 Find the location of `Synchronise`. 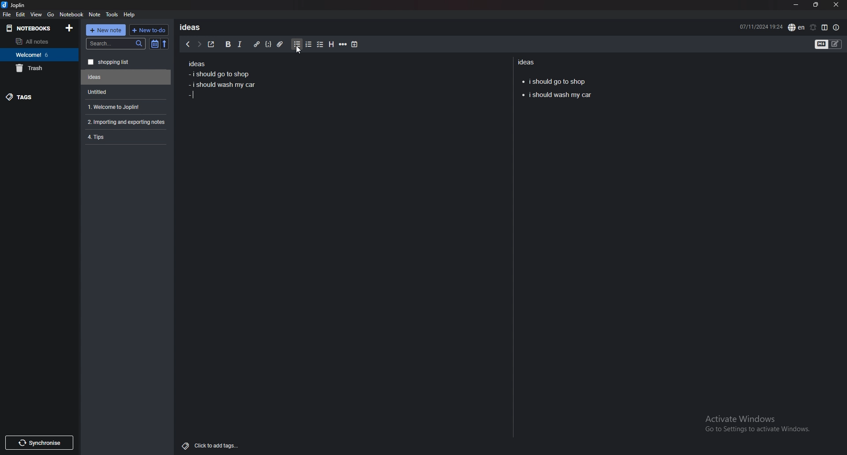

Synchronise is located at coordinates (39, 443).